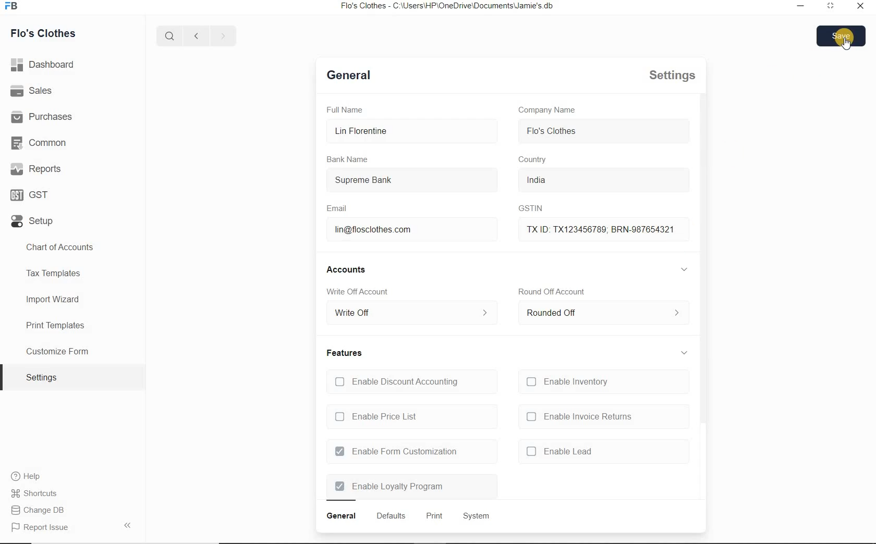 The height and width of the screenshot is (544, 876). What do you see at coordinates (391, 516) in the screenshot?
I see `defaults` at bounding box center [391, 516].